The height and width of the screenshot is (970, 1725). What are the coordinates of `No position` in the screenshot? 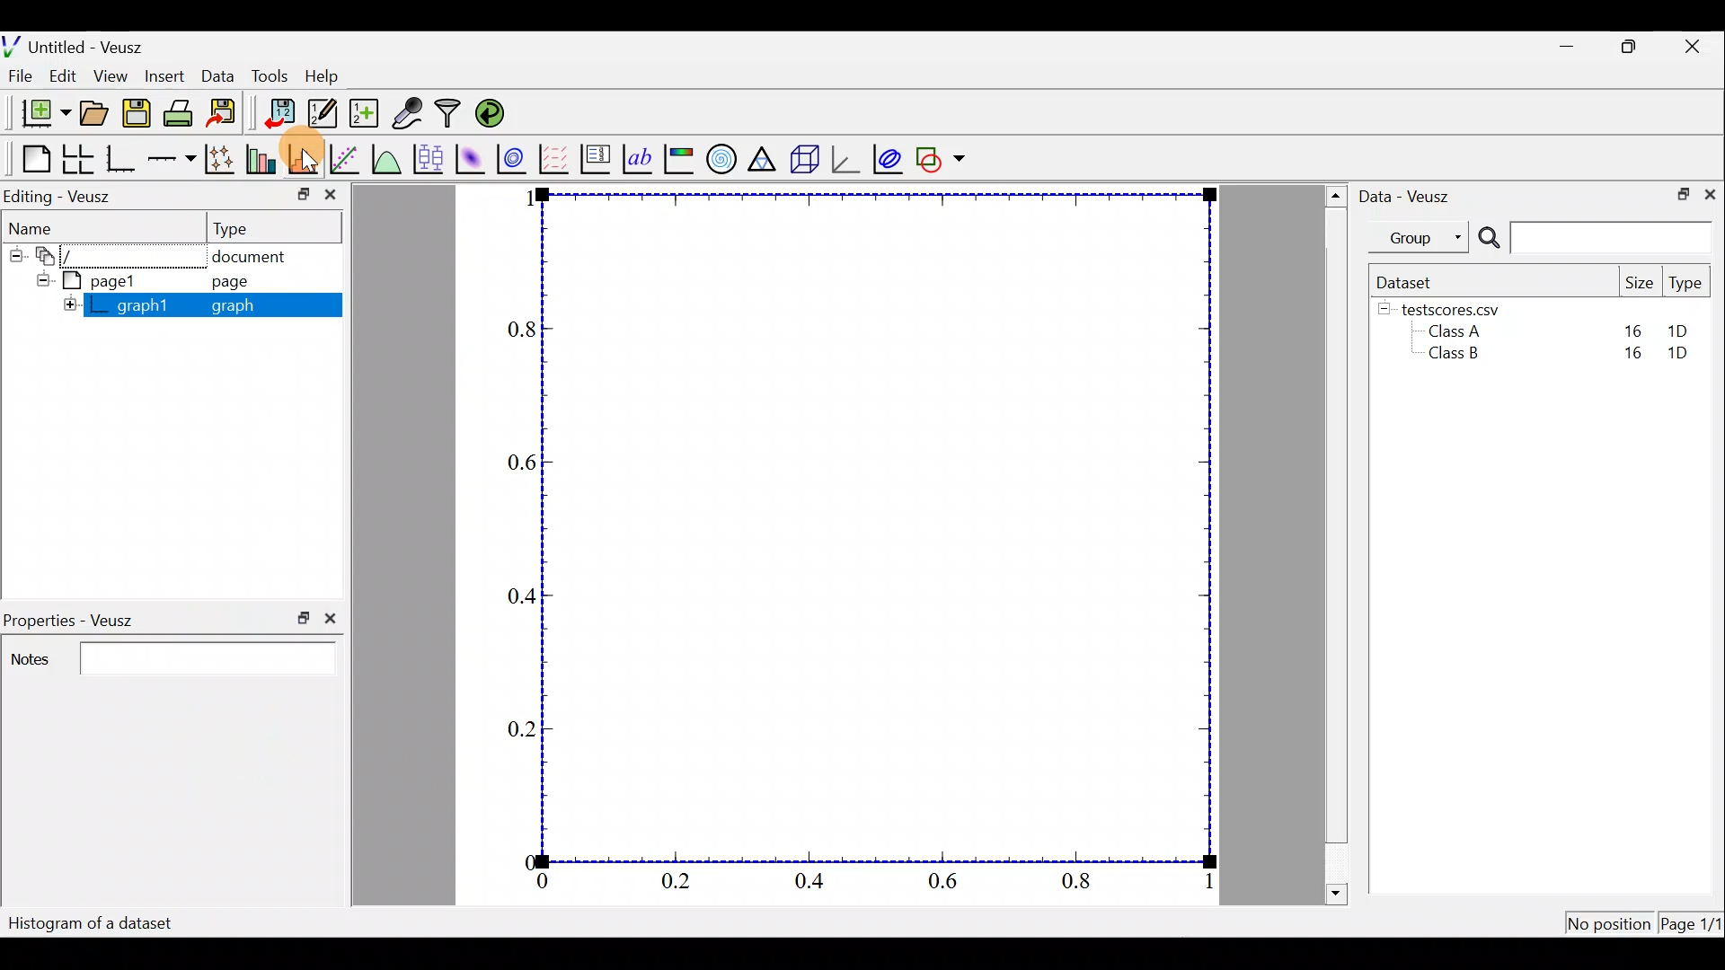 It's located at (1608, 920).